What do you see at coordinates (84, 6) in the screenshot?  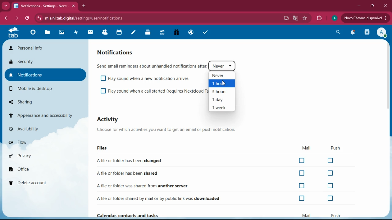 I see `` at bounding box center [84, 6].